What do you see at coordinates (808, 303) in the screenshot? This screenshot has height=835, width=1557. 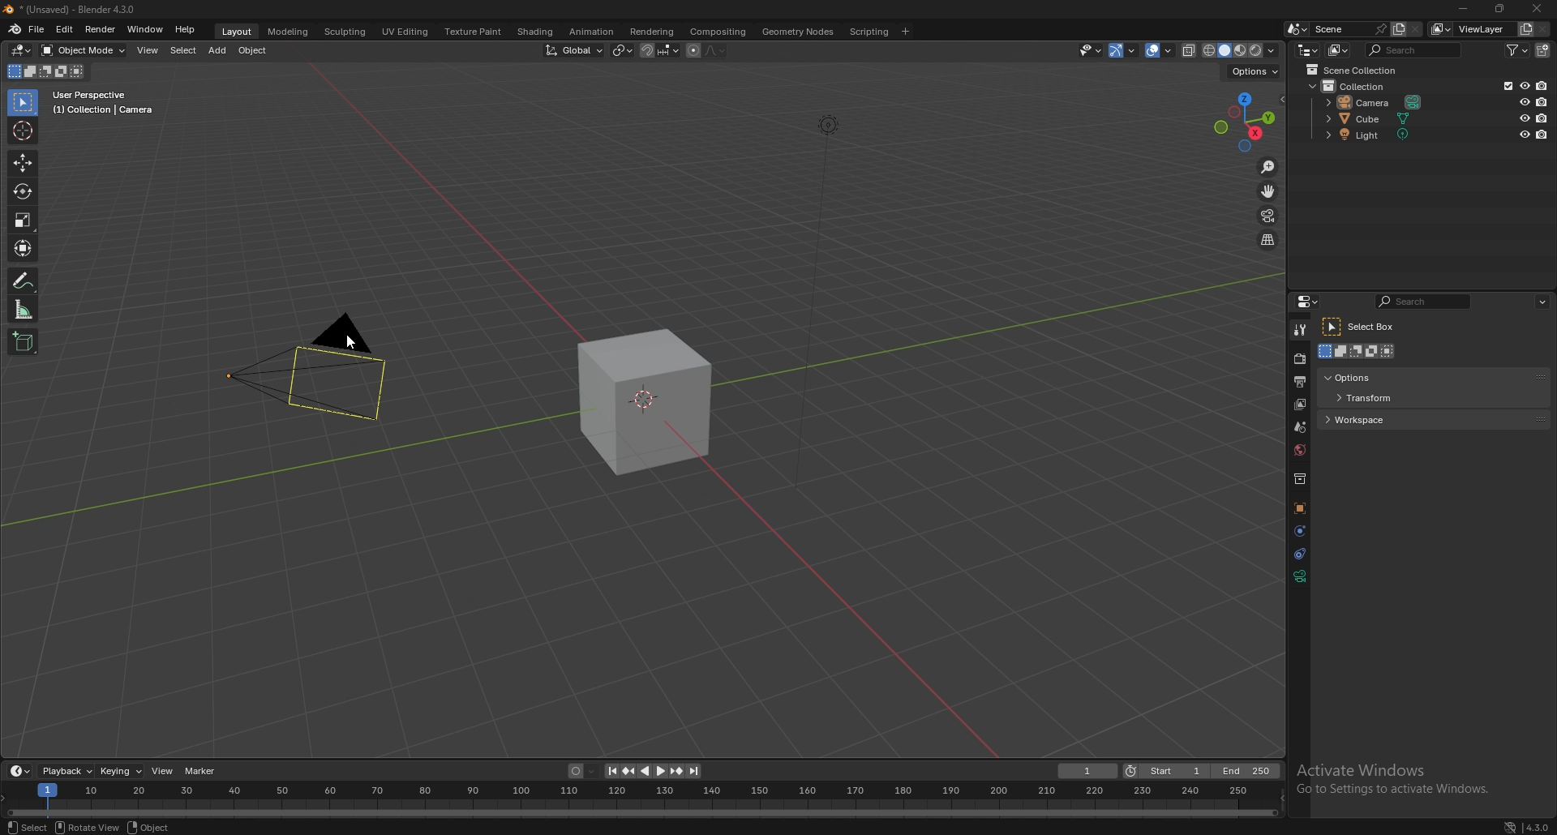 I see `` at bounding box center [808, 303].